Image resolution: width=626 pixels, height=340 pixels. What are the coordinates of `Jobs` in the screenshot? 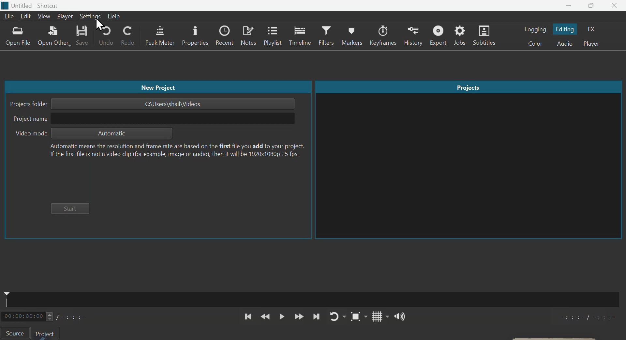 It's located at (461, 36).